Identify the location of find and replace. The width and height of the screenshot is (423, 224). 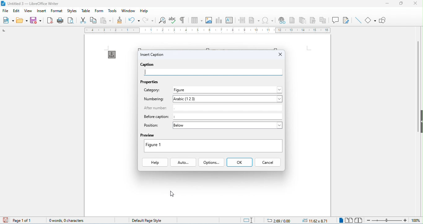
(162, 21).